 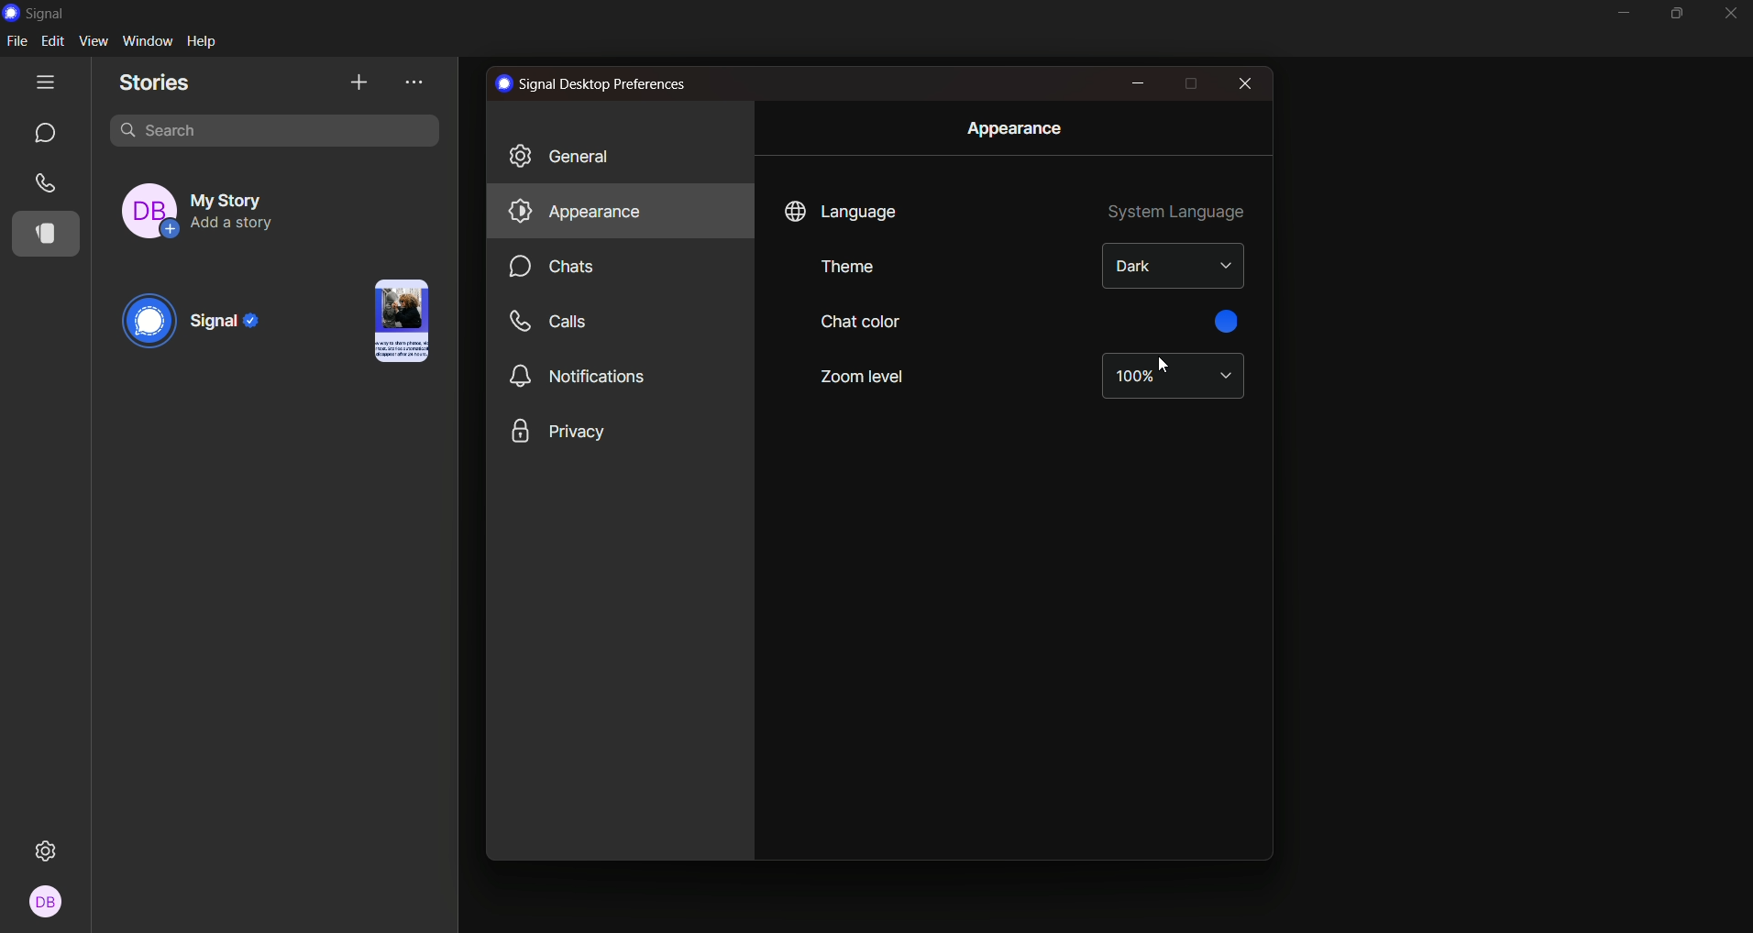 I want to click on view, so click(x=94, y=41).